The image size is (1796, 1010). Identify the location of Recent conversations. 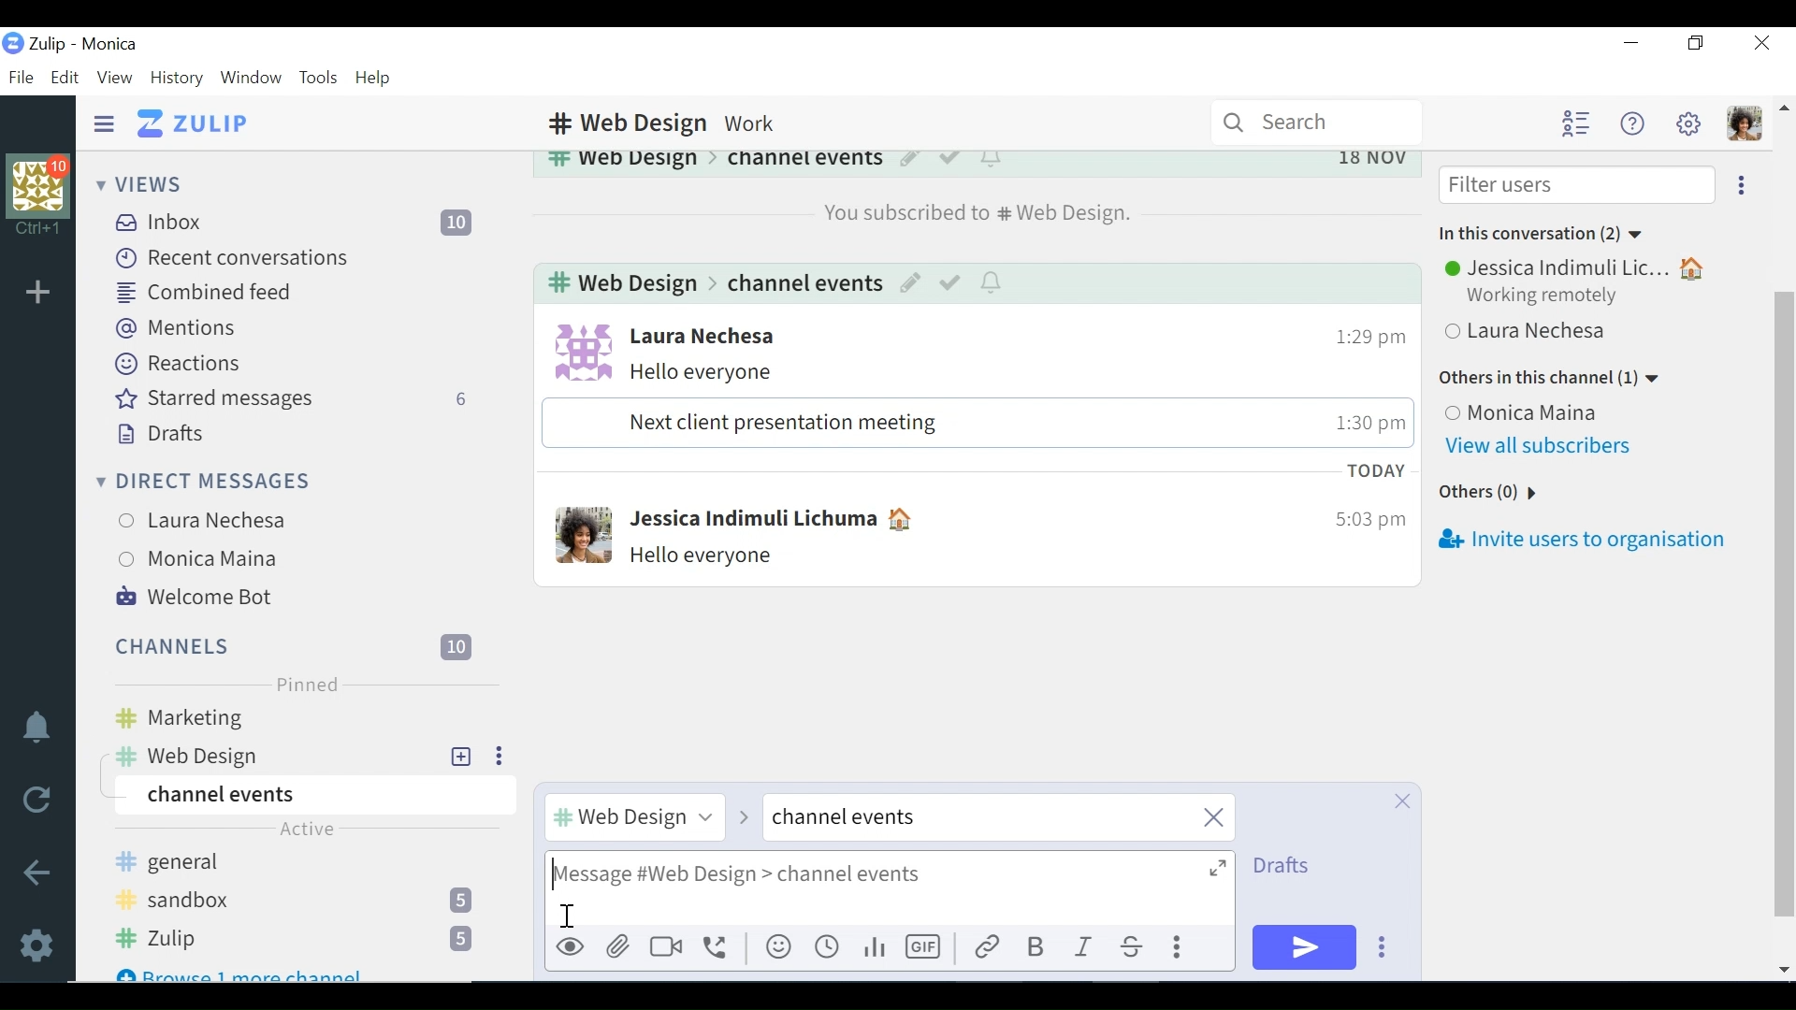
(233, 258).